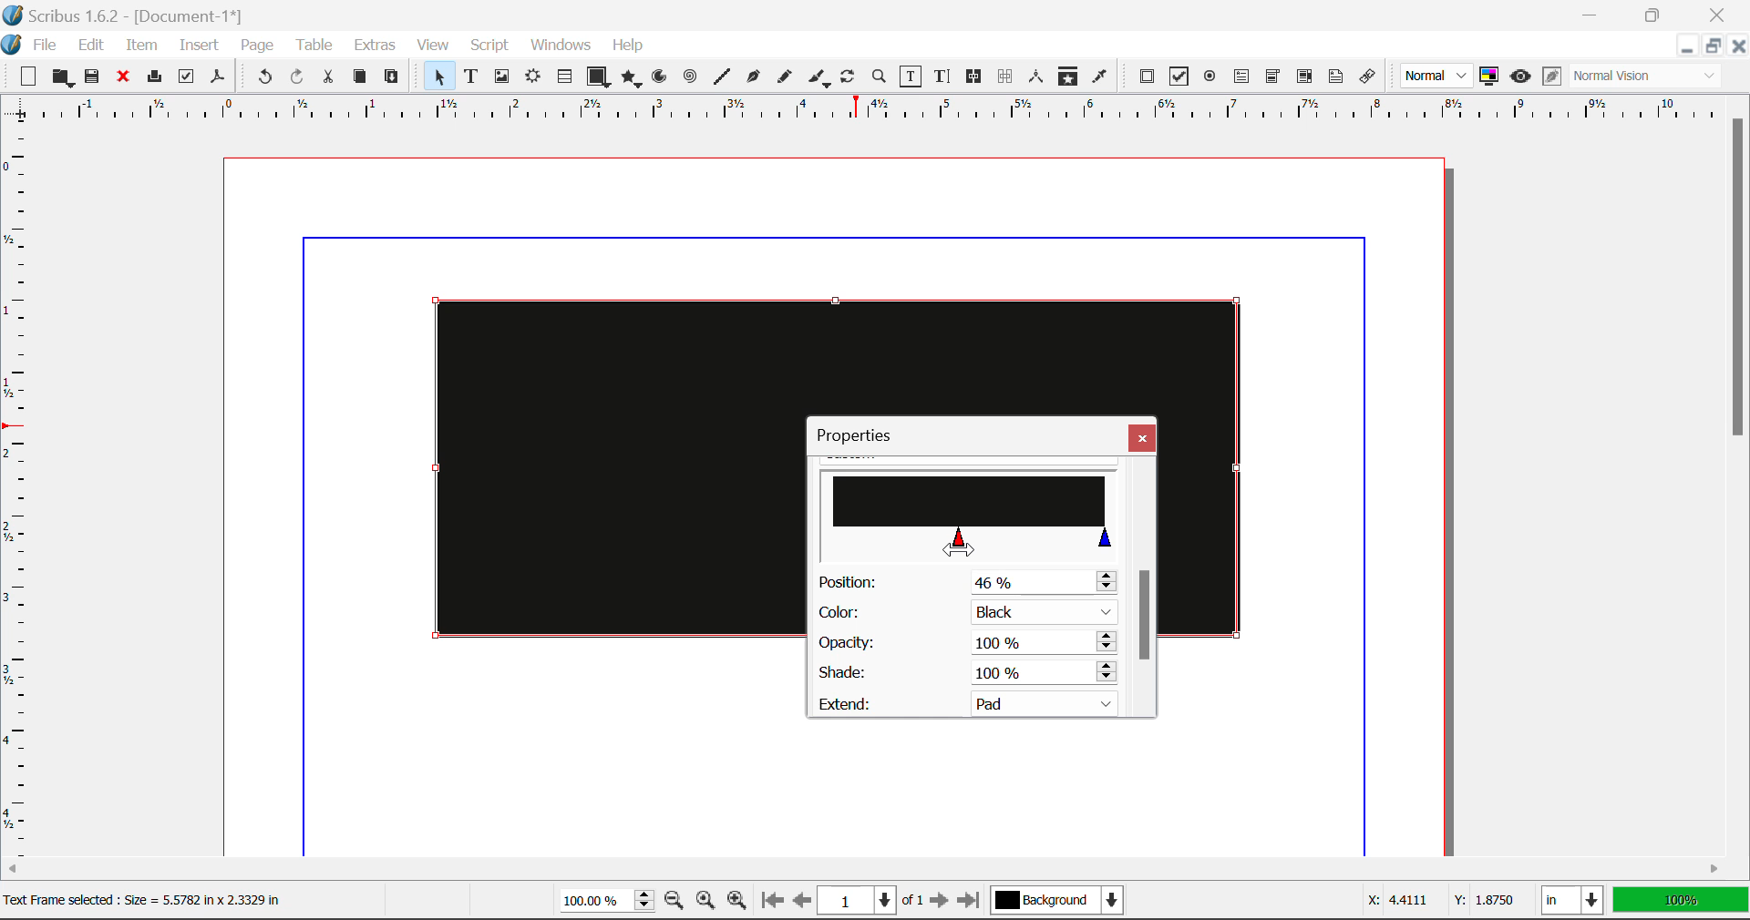  Describe the element at coordinates (1737, 46) in the screenshot. I see `Close` at that location.